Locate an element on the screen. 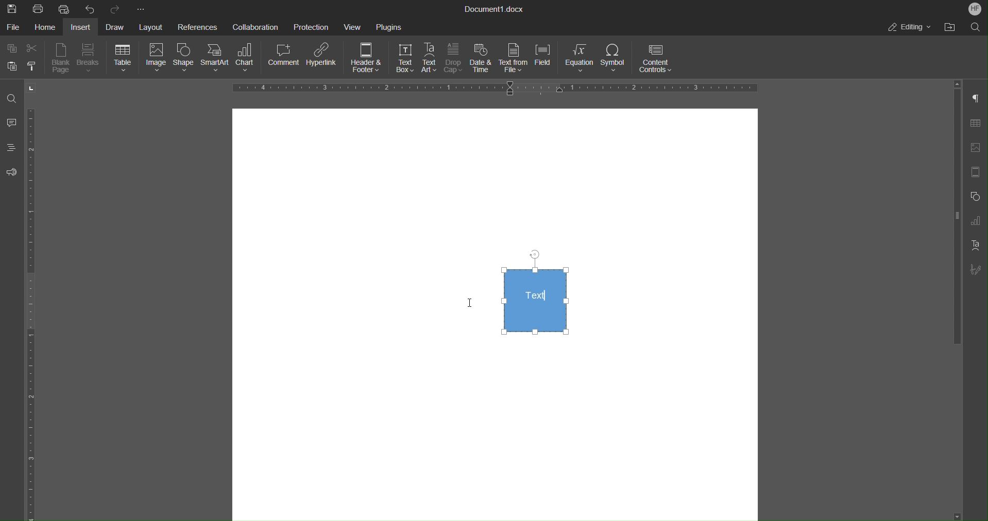  Undo is located at coordinates (90, 8).